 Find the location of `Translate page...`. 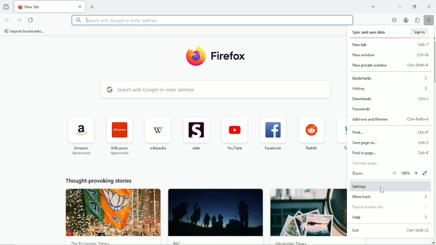

Translate page... is located at coordinates (390, 163).